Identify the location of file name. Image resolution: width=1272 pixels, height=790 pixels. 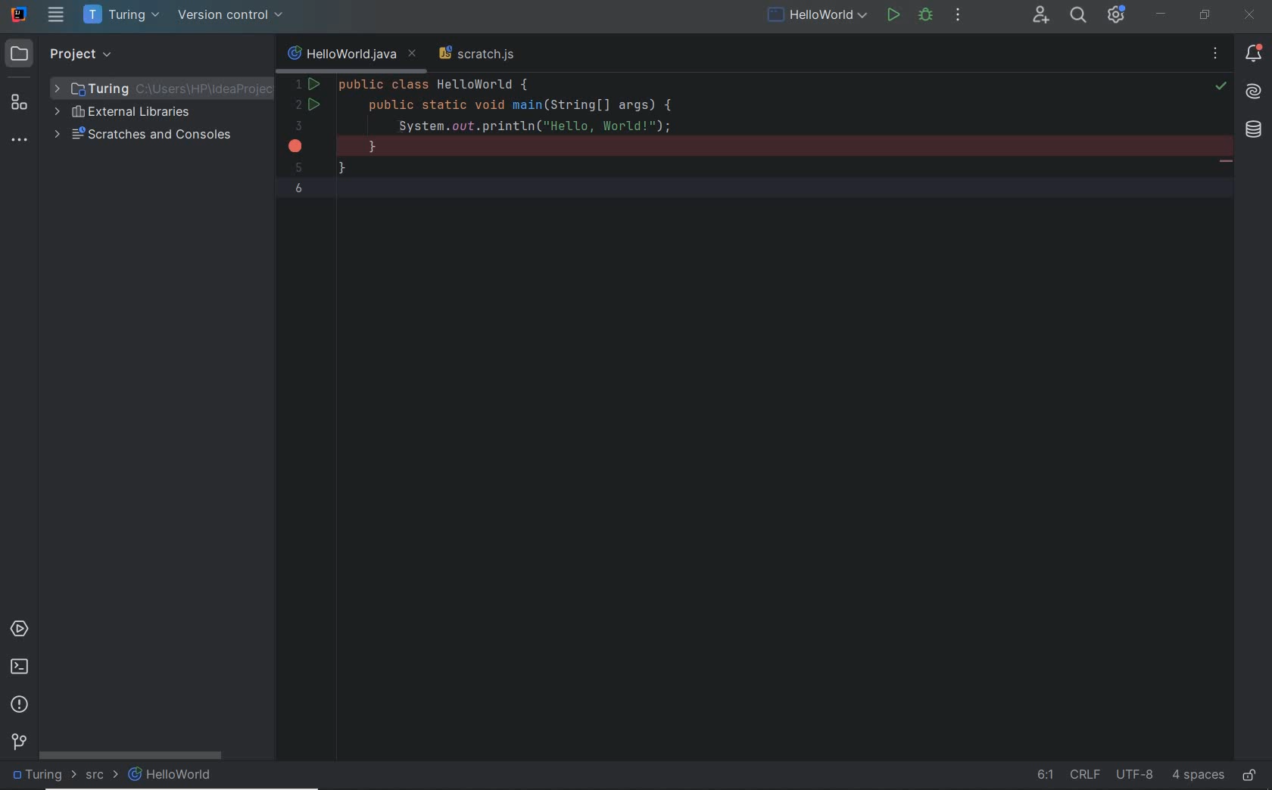
(173, 775).